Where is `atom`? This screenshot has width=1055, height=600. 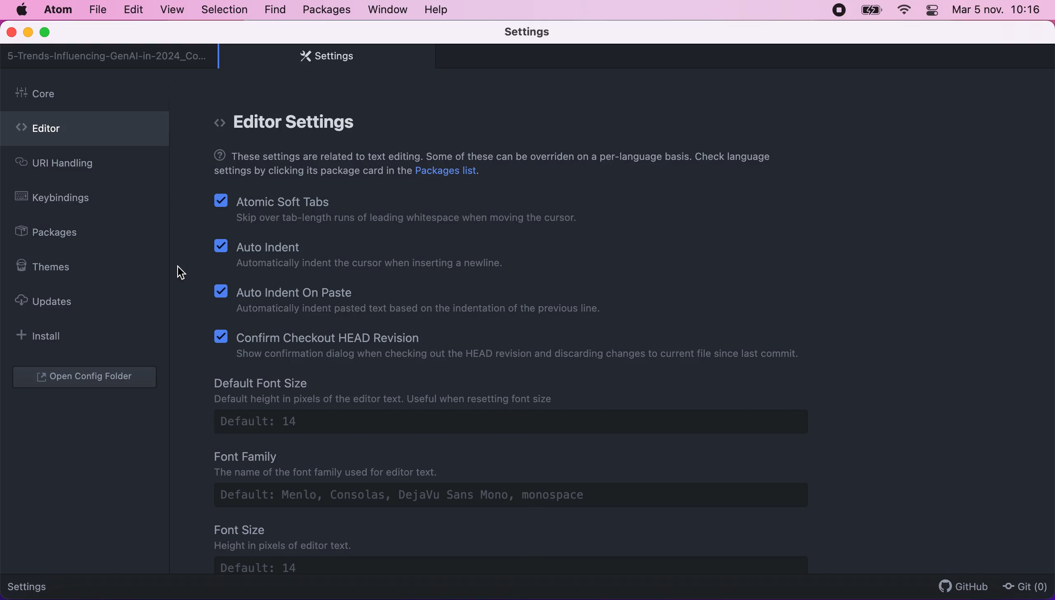 atom is located at coordinates (57, 9).